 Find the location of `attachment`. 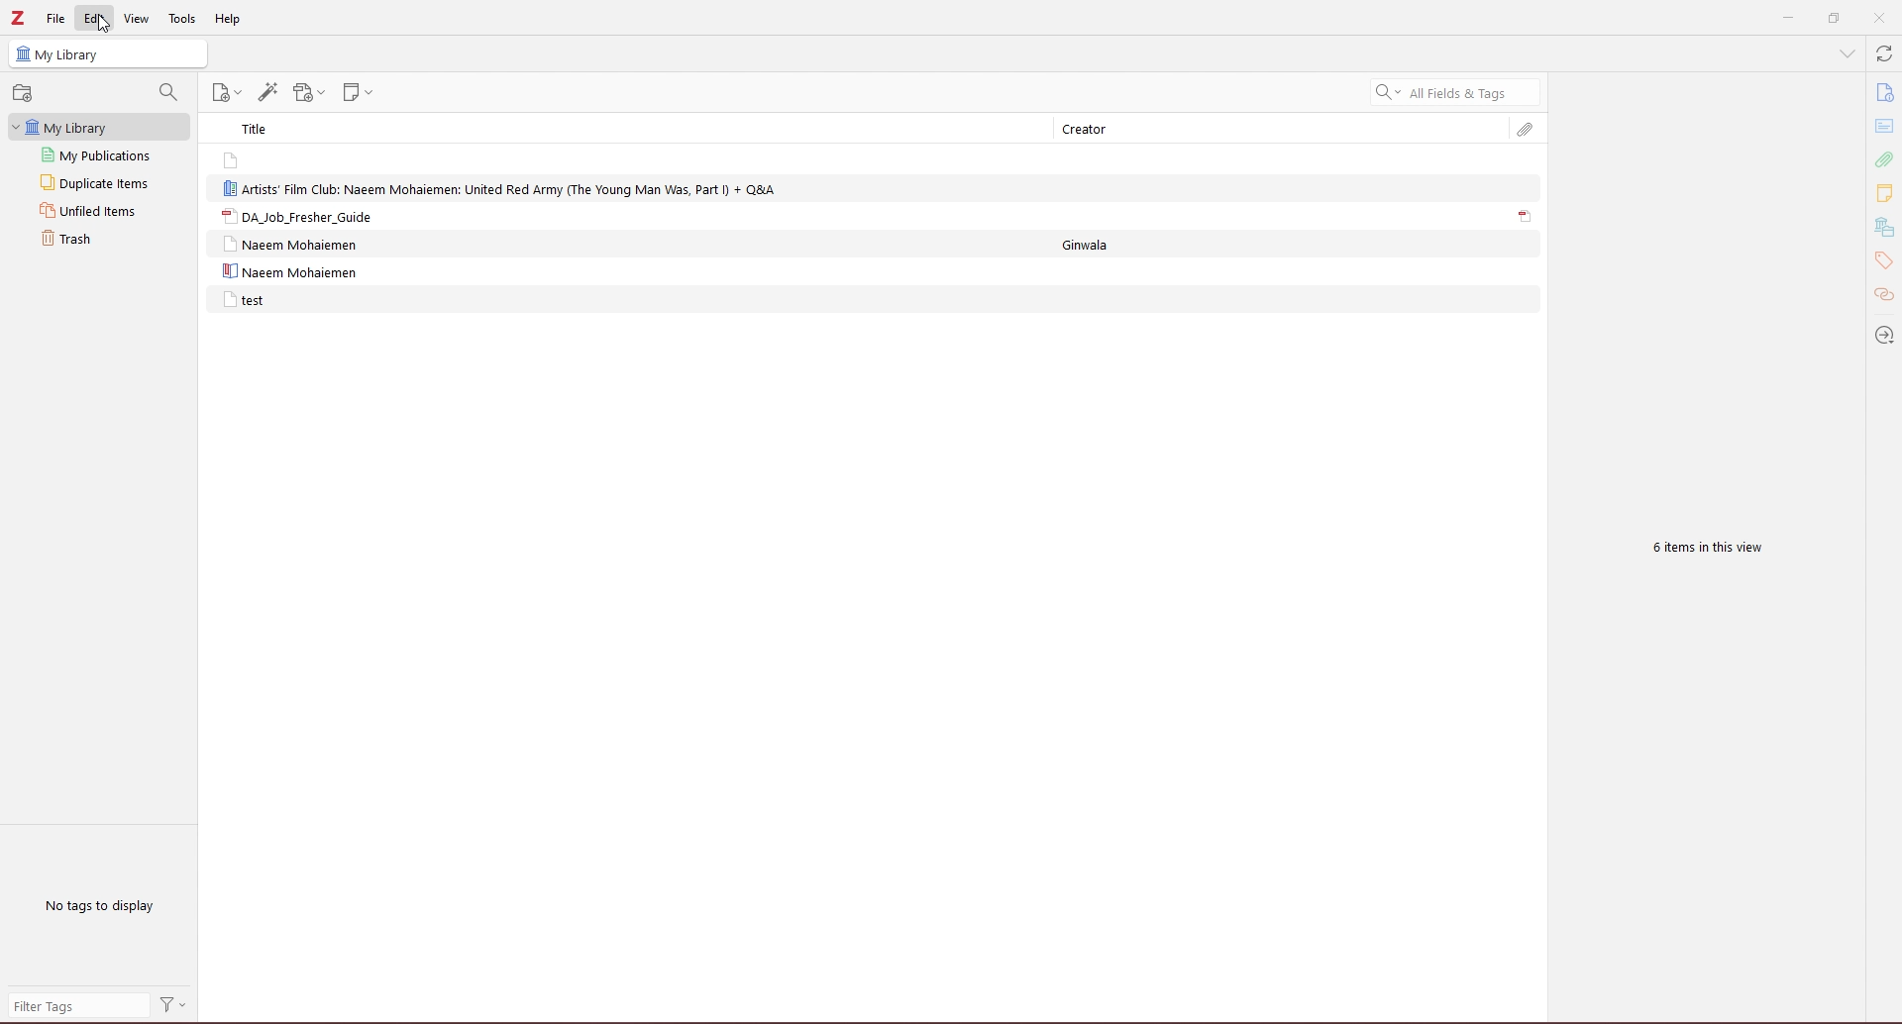

attachment is located at coordinates (1883, 159).